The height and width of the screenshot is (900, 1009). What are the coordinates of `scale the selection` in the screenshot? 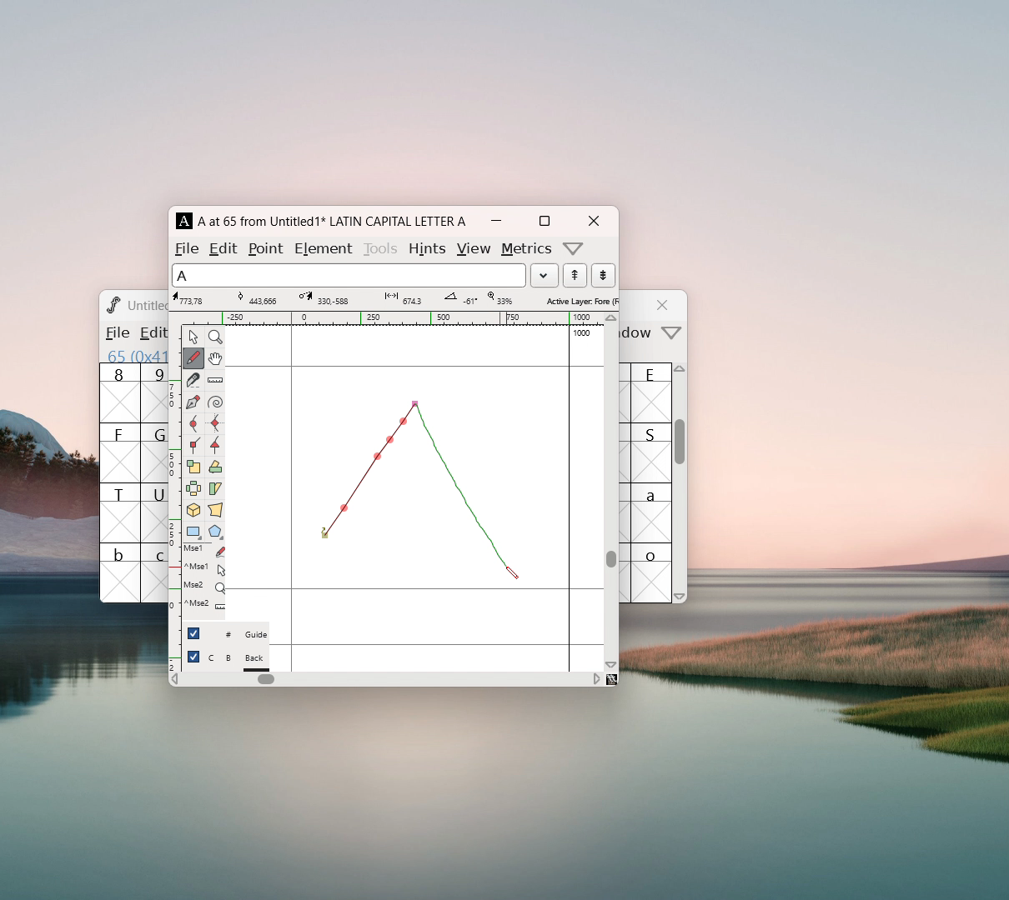 It's located at (193, 467).